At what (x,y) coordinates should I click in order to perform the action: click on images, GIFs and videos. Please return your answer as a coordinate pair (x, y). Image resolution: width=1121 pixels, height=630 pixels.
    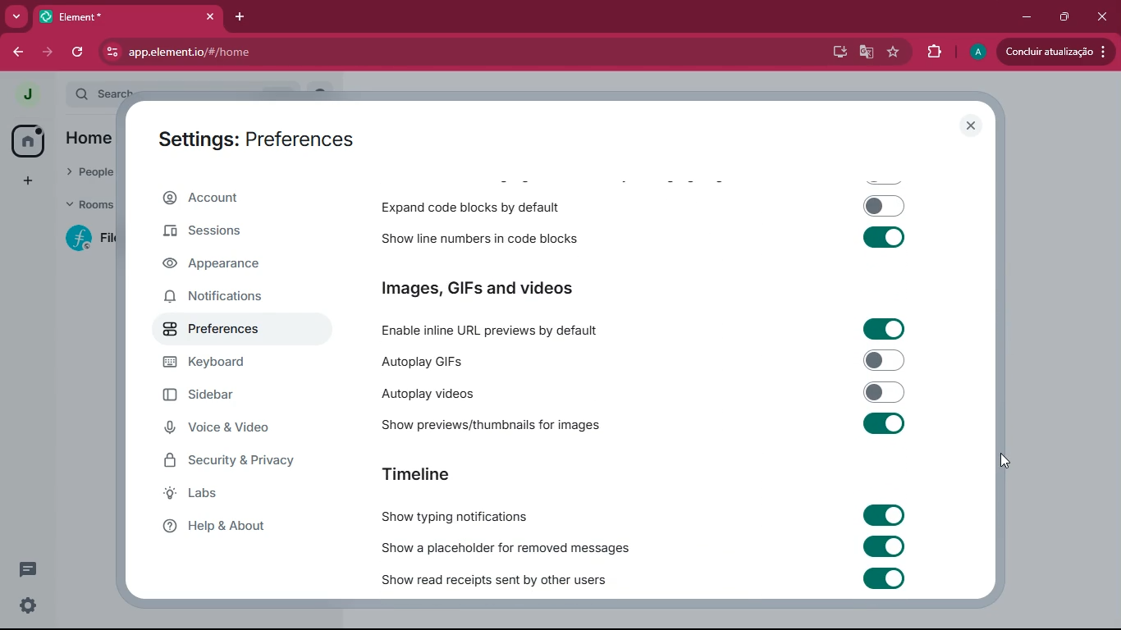
    Looking at the image, I should click on (501, 290).